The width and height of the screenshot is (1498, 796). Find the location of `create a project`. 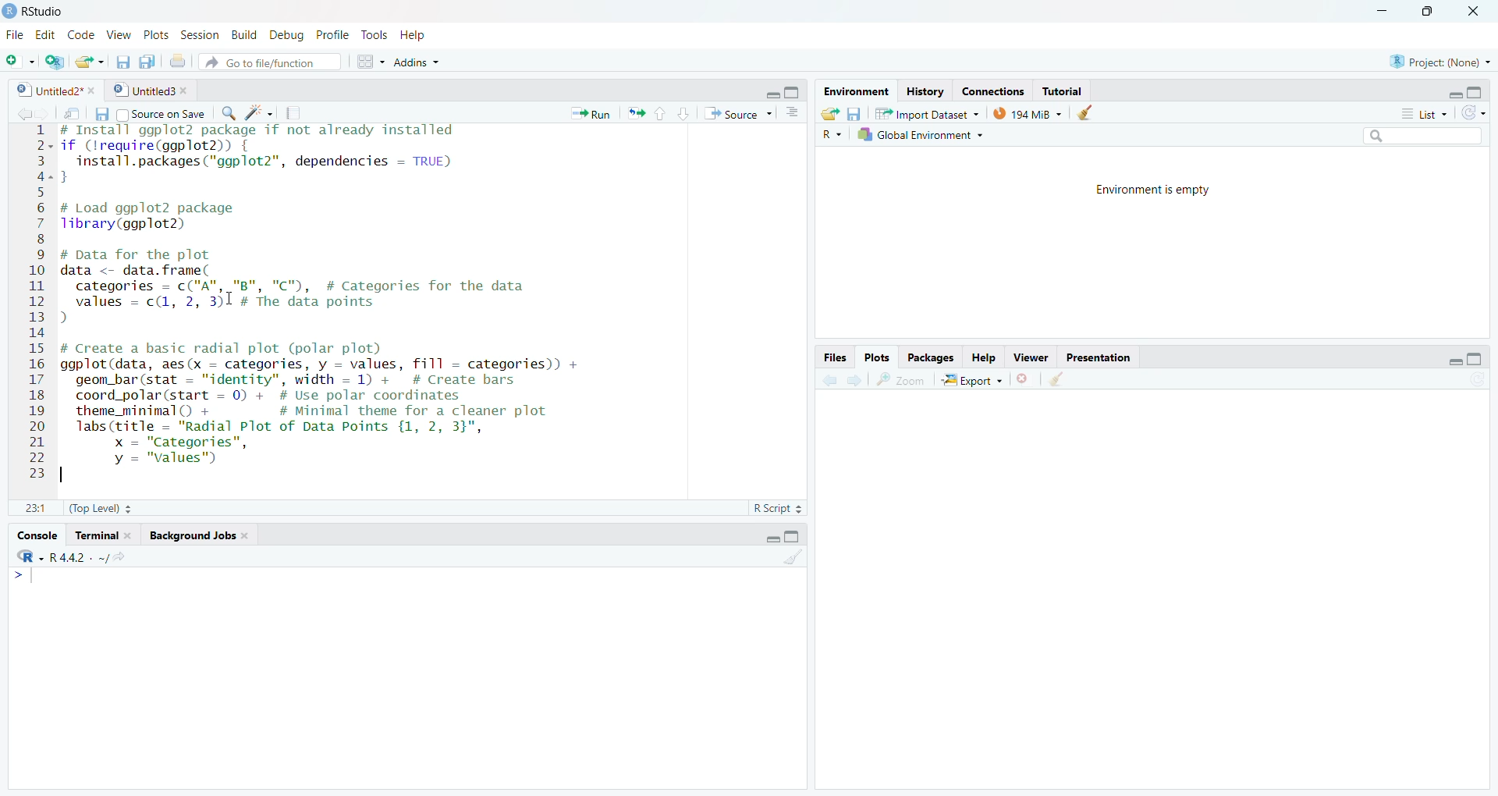

create a project is located at coordinates (54, 60).